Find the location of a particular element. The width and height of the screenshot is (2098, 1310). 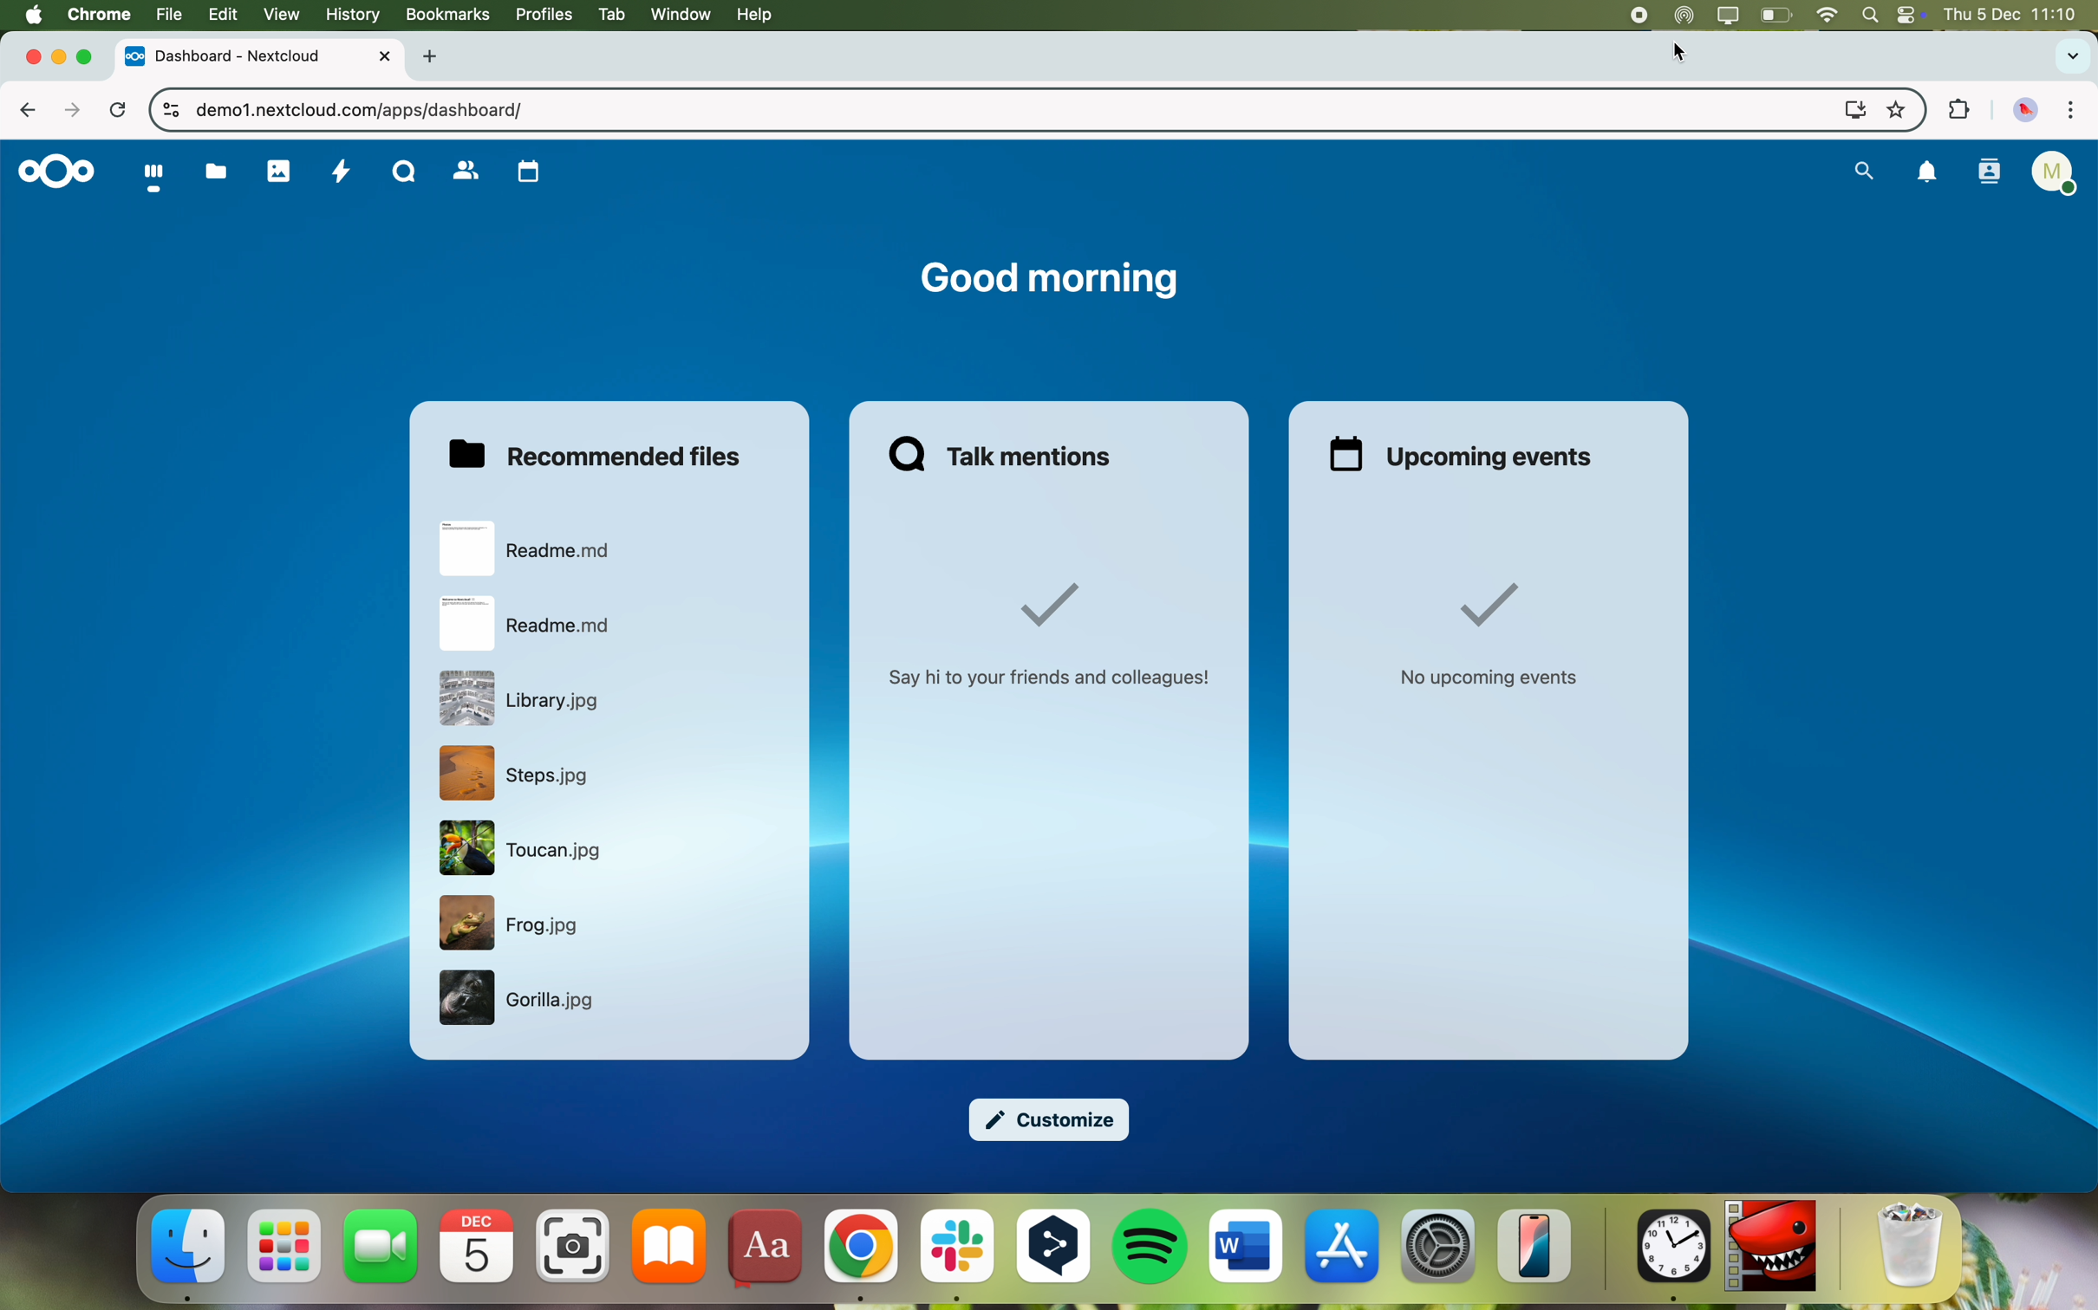

navigate foward is located at coordinates (75, 109).